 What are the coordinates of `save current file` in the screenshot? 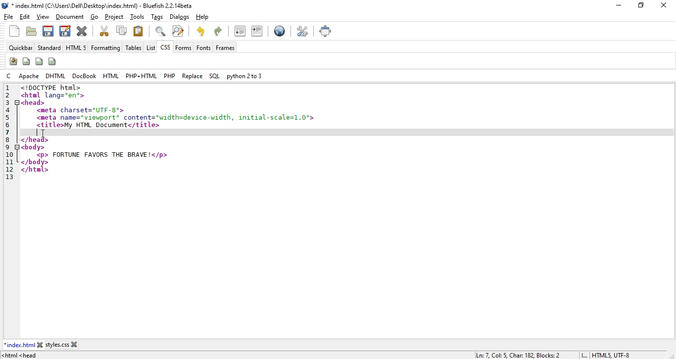 It's located at (48, 30).